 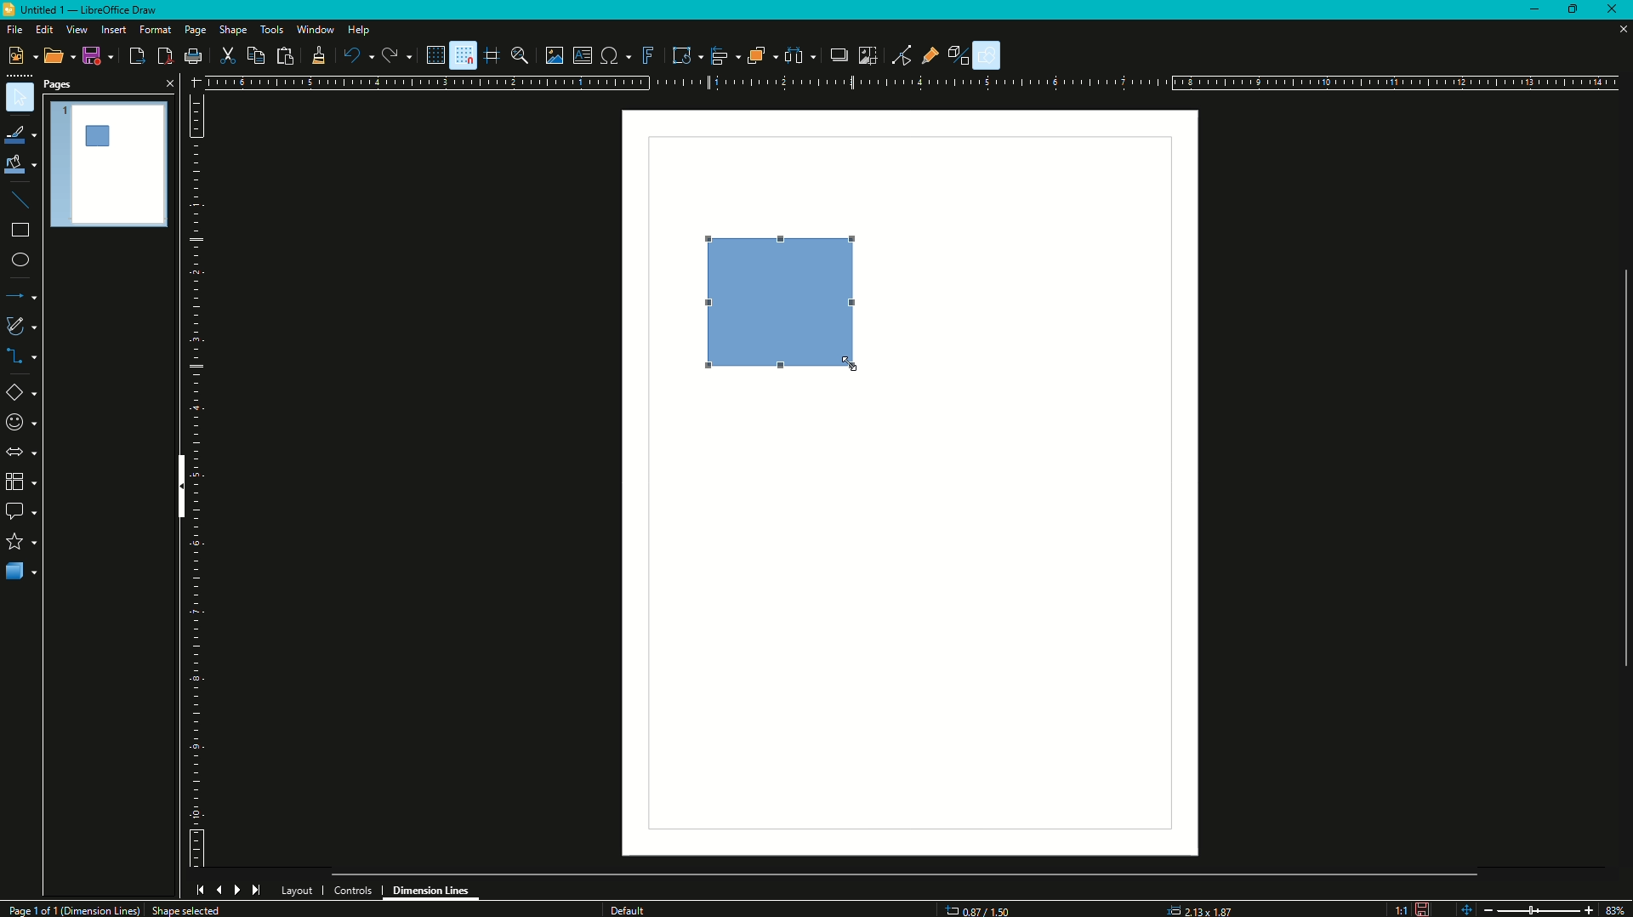 What do you see at coordinates (233, 31) in the screenshot?
I see `Shape` at bounding box center [233, 31].